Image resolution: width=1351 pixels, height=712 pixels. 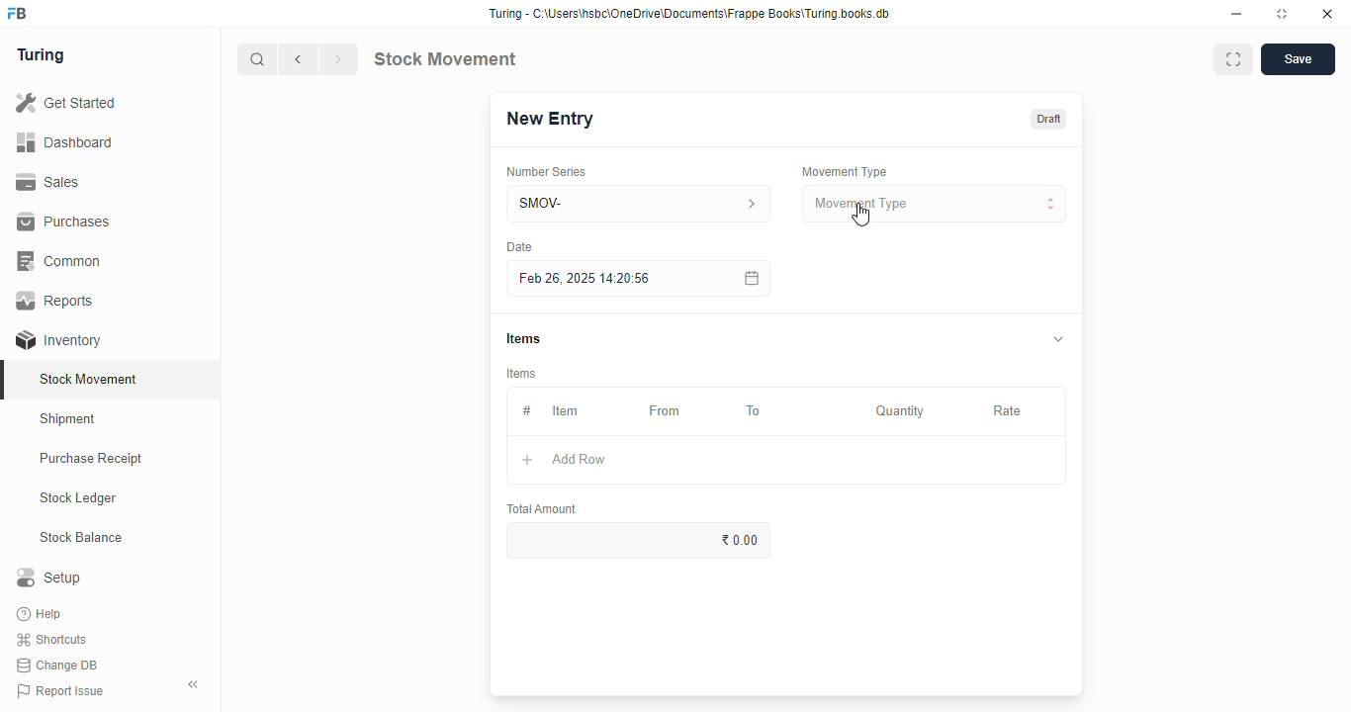 I want to click on FB-logo, so click(x=17, y=13).